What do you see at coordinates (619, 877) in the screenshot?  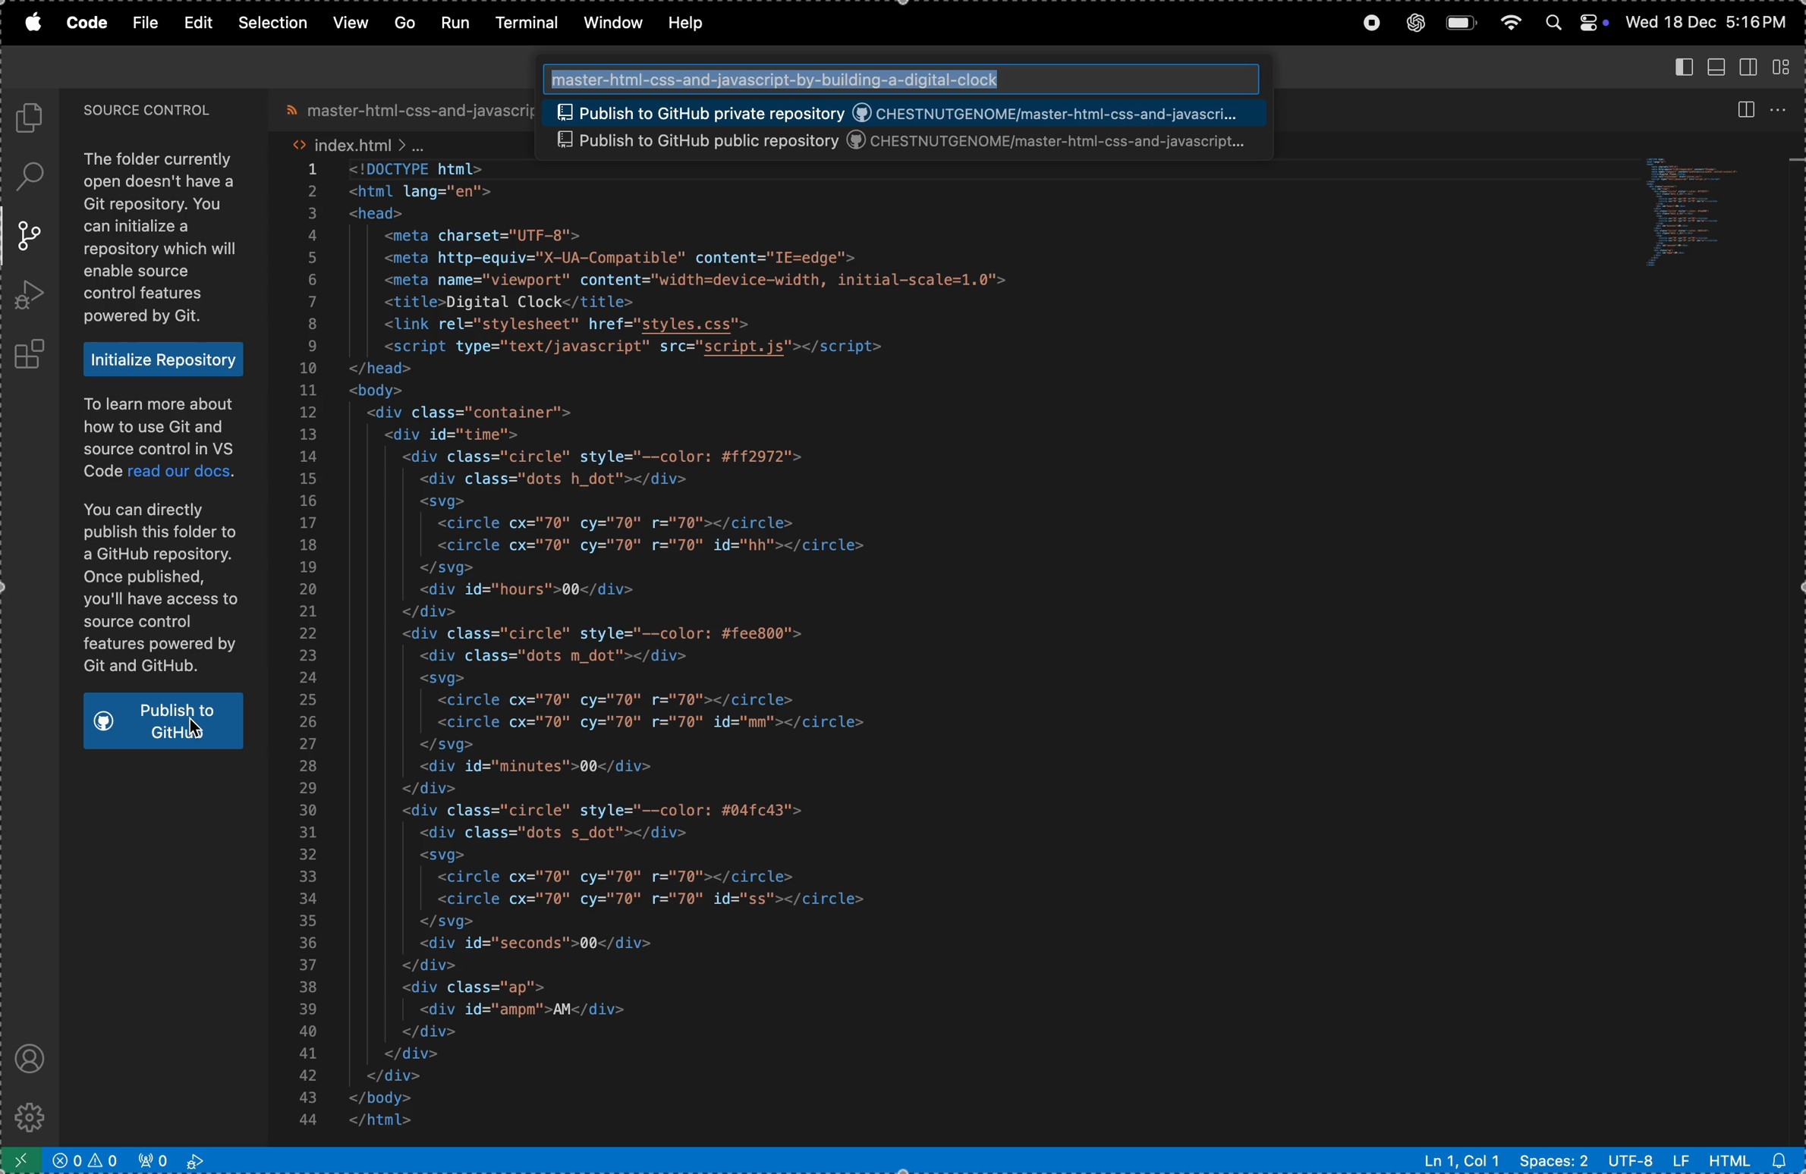 I see `<circle cx="70" cy="70" r="70"></circle>` at bounding box center [619, 877].